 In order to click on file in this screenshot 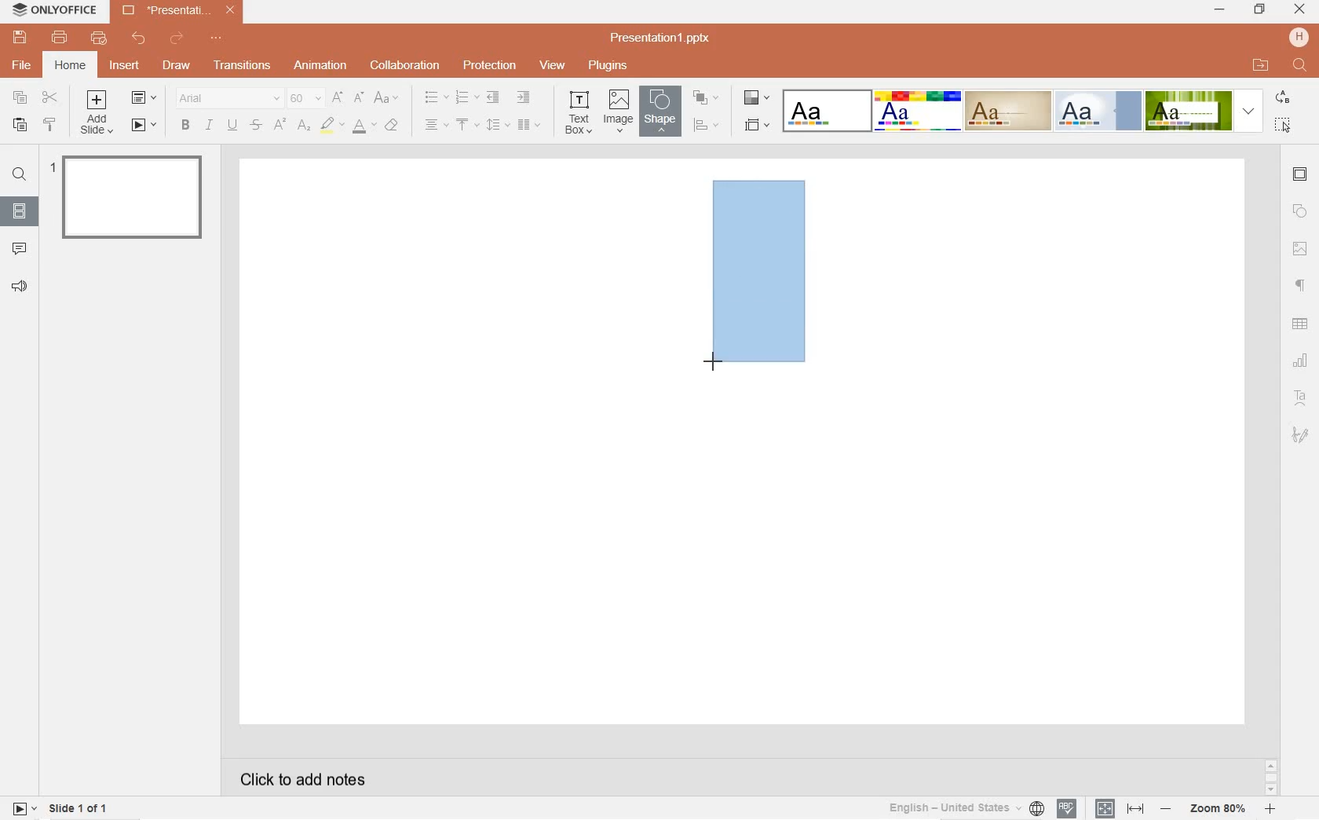, I will do `click(23, 65)`.